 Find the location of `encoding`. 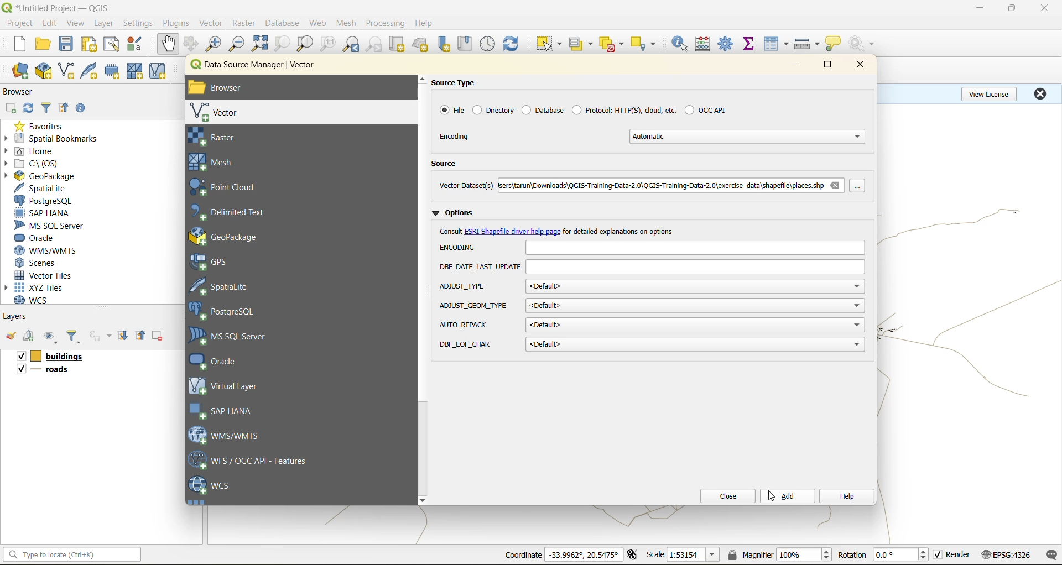

encoding is located at coordinates (456, 136).